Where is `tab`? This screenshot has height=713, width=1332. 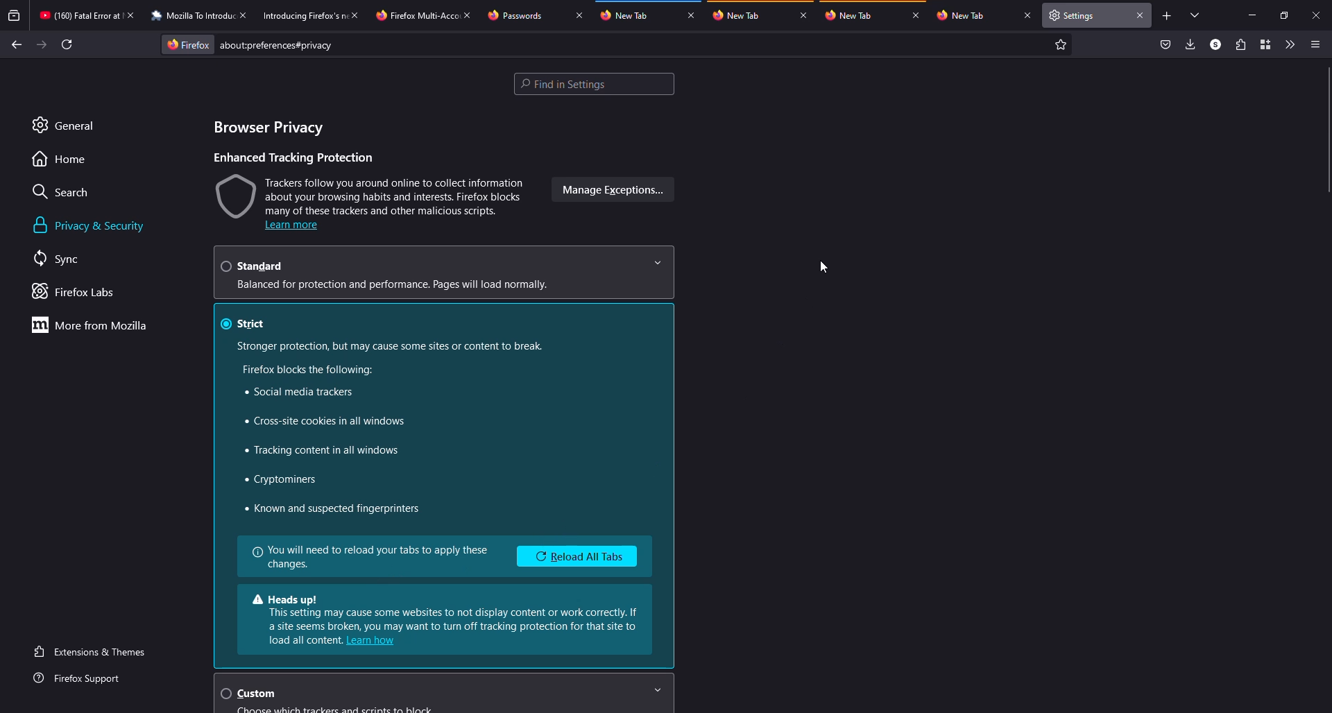
tab is located at coordinates (304, 16).